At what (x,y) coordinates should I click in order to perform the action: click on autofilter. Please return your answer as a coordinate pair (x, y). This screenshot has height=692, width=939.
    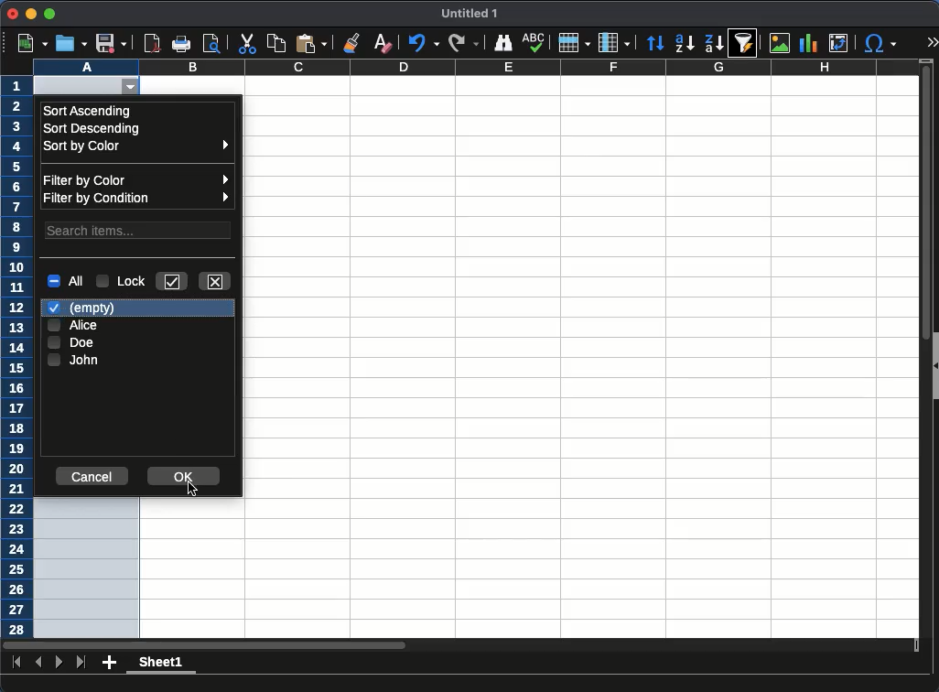
    Looking at the image, I should click on (744, 42).